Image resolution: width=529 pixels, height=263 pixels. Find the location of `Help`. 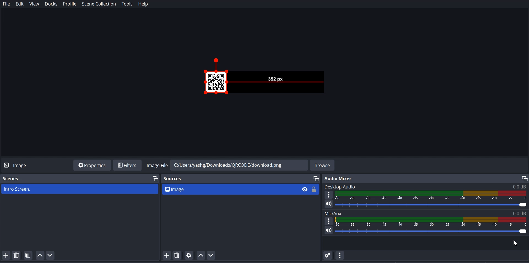

Help is located at coordinates (143, 4).